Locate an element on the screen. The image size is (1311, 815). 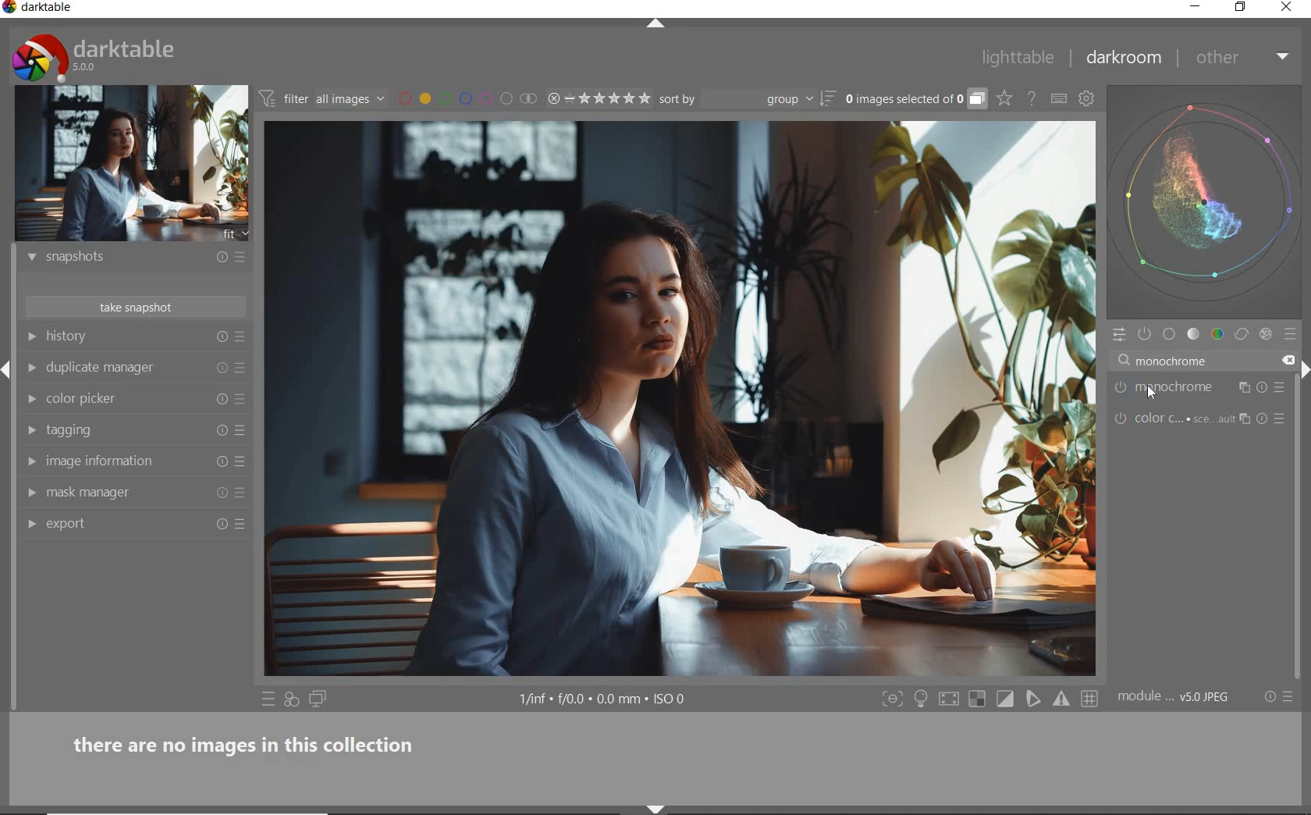
mask manager is located at coordinates (124, 492).